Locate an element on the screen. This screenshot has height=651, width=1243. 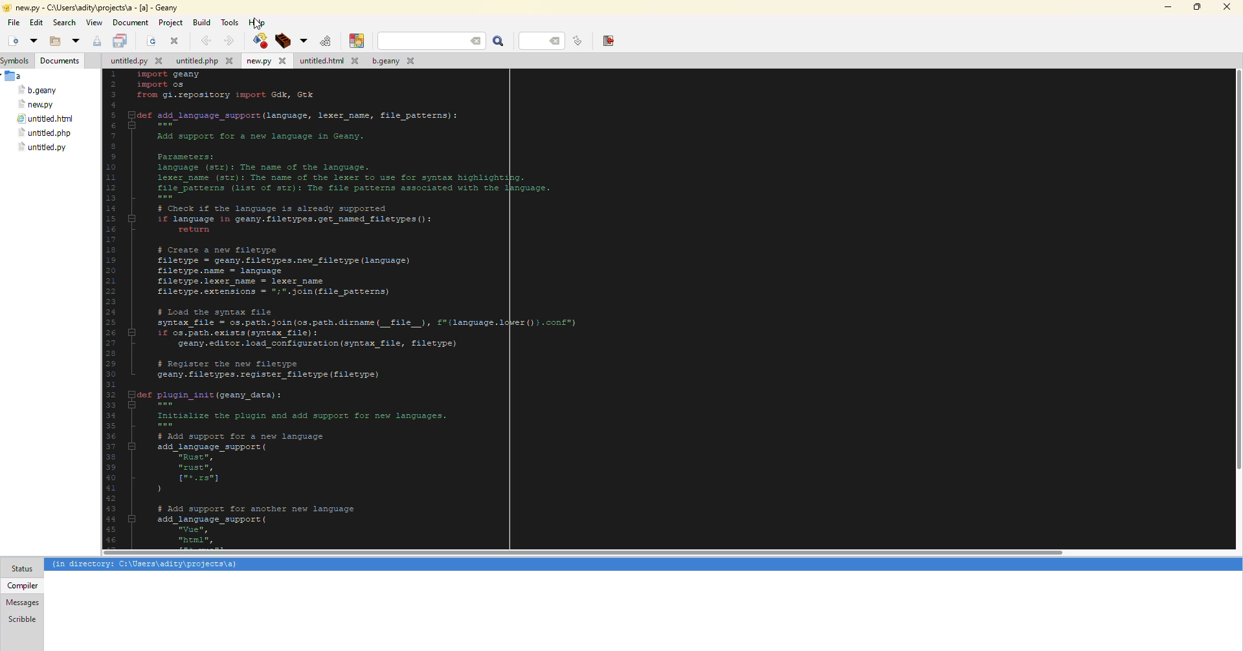
line number is located at coordinates (577, 41).